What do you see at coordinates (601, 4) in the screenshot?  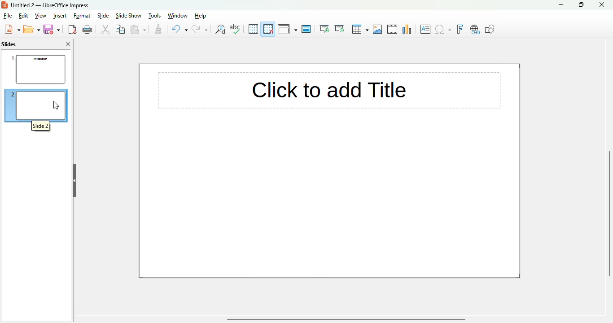 I see `close` at bounding box center [601, 4].